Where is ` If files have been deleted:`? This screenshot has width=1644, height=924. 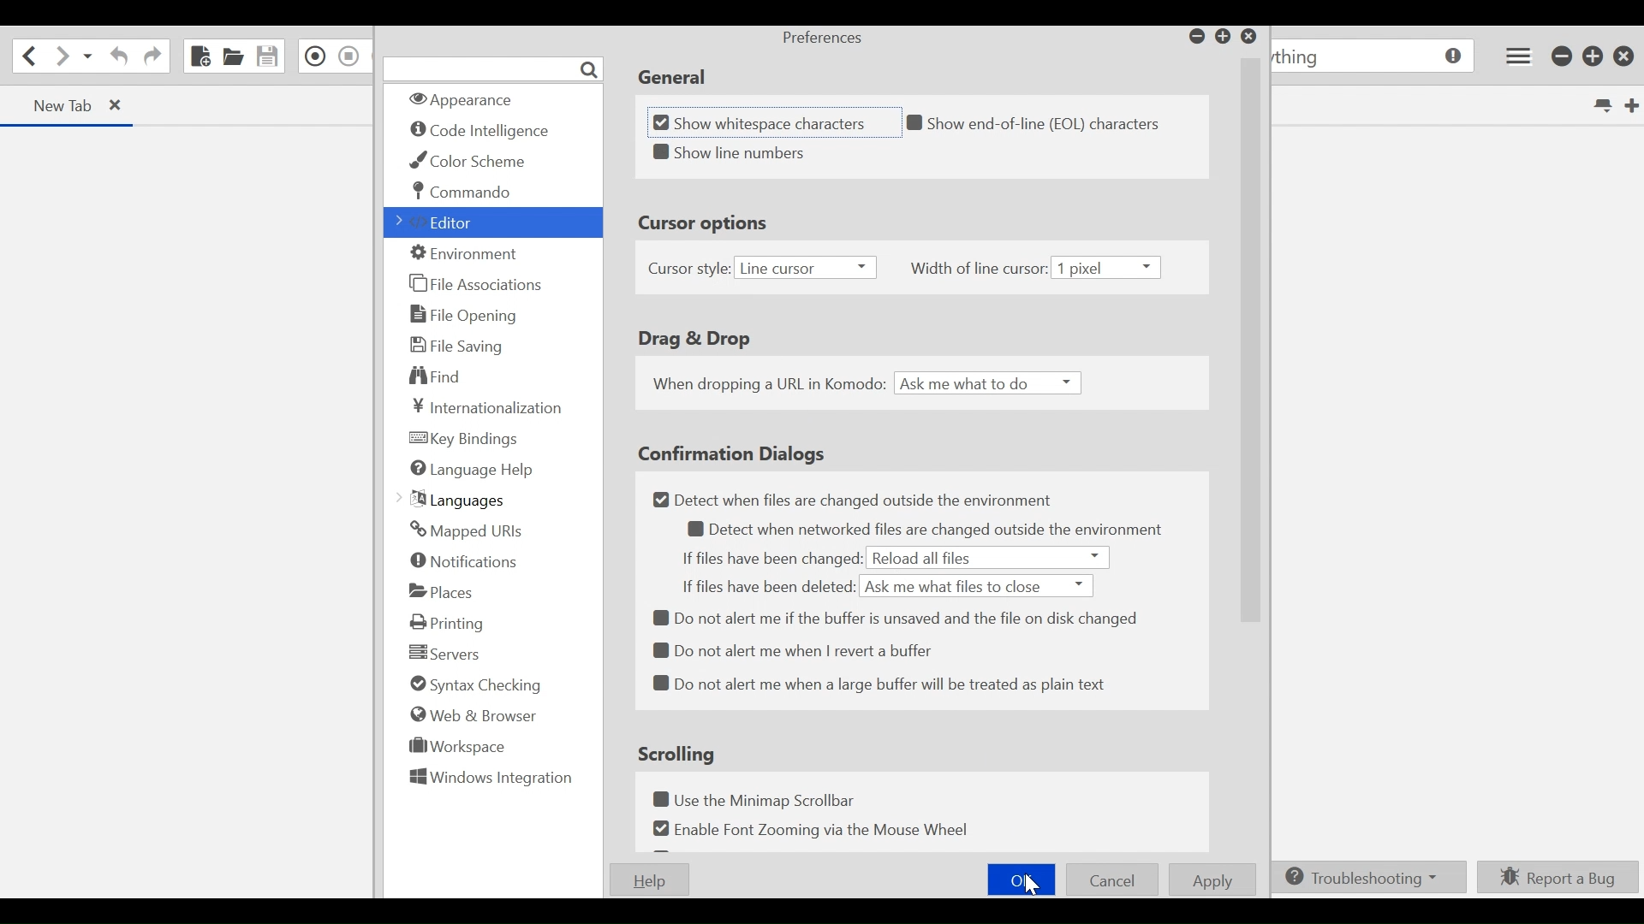  If files have been deleted: is located at coordinates (765, 586).